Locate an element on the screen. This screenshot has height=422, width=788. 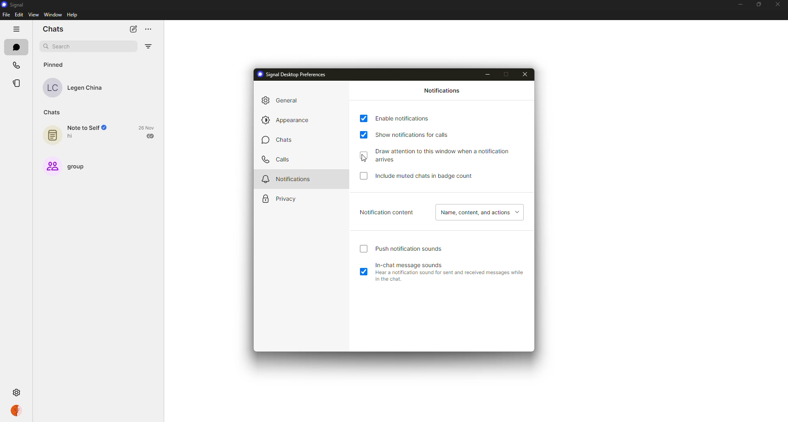
more is located at coordinates (153, 28).